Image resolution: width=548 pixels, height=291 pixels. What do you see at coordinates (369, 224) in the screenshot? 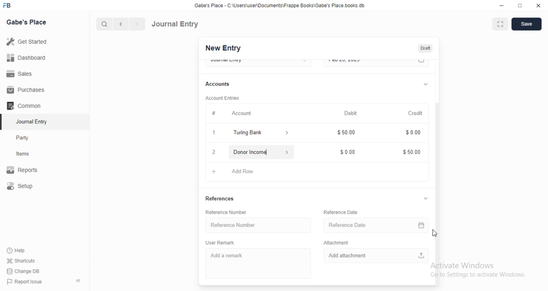
I see `Reference Date` at bounding box center [369, 224].